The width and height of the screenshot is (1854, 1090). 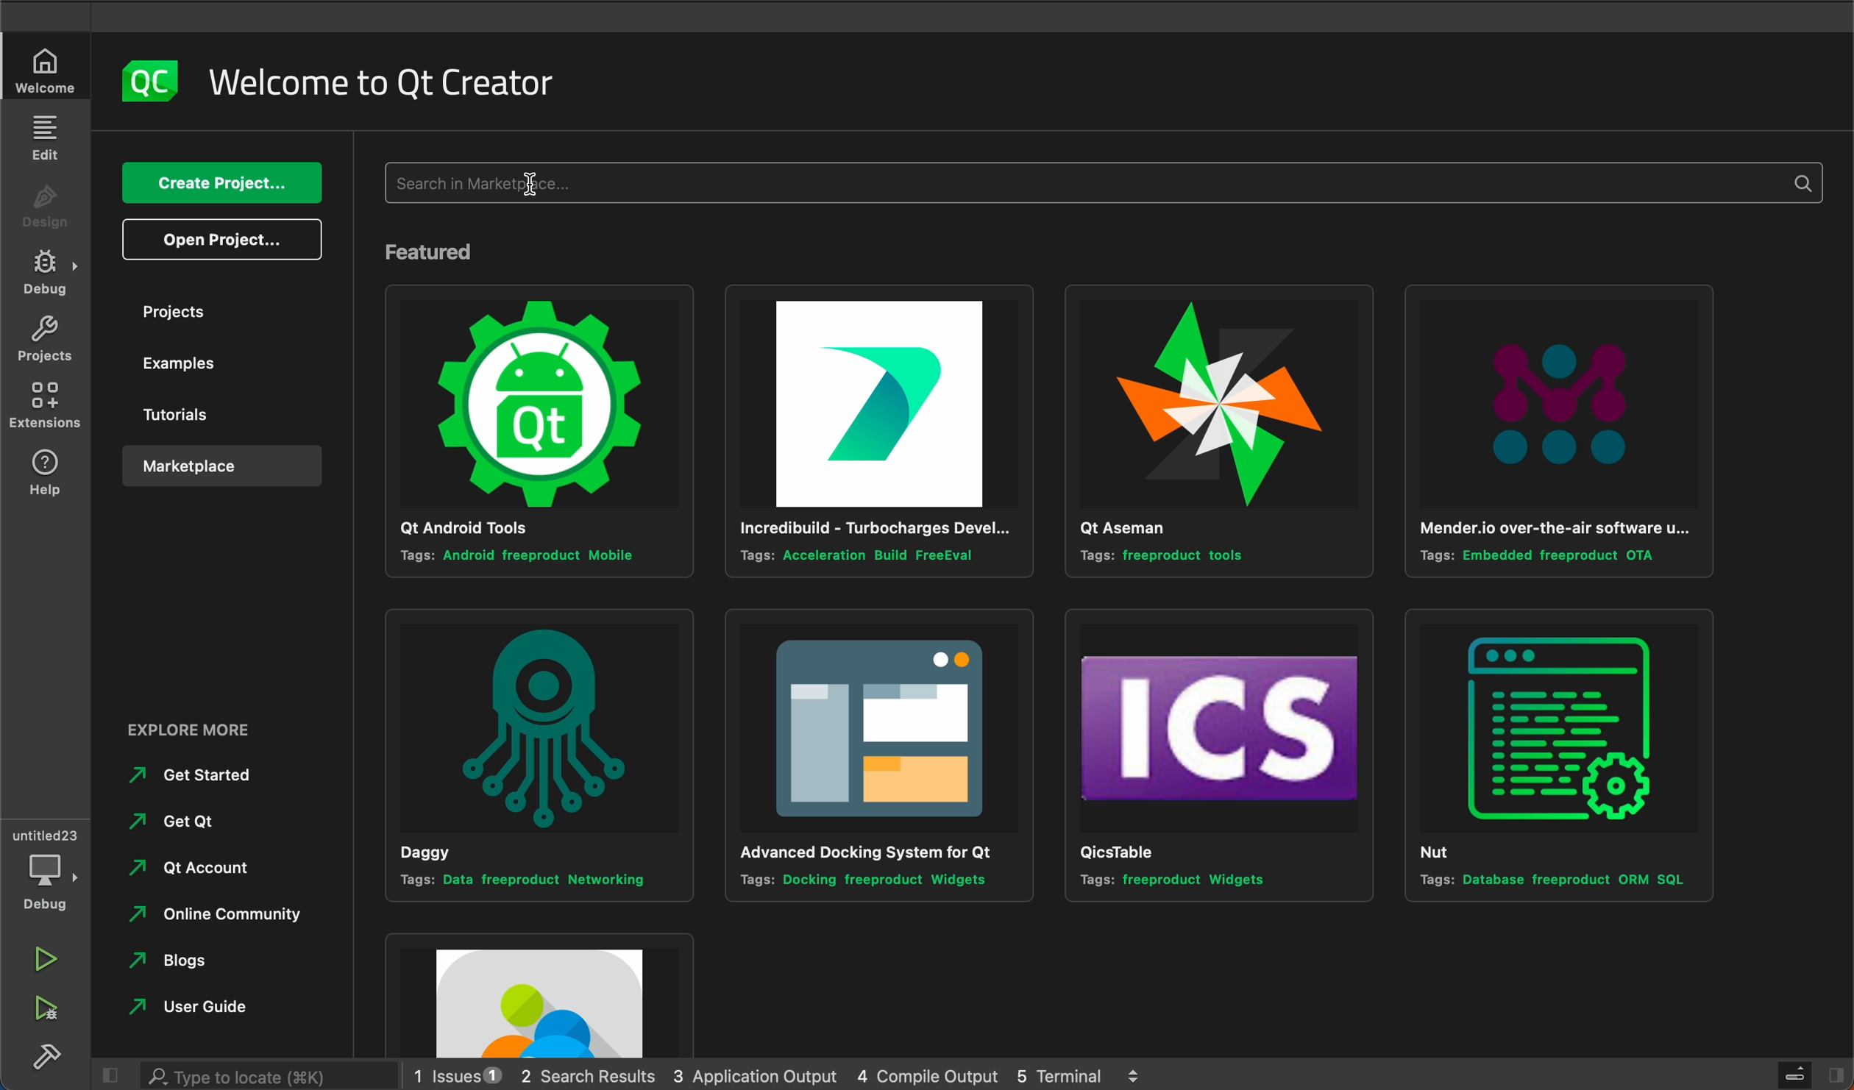 What do you see at coordinates (197, 729) in the screenshot?
I see `` at bounding box center [197, 729].